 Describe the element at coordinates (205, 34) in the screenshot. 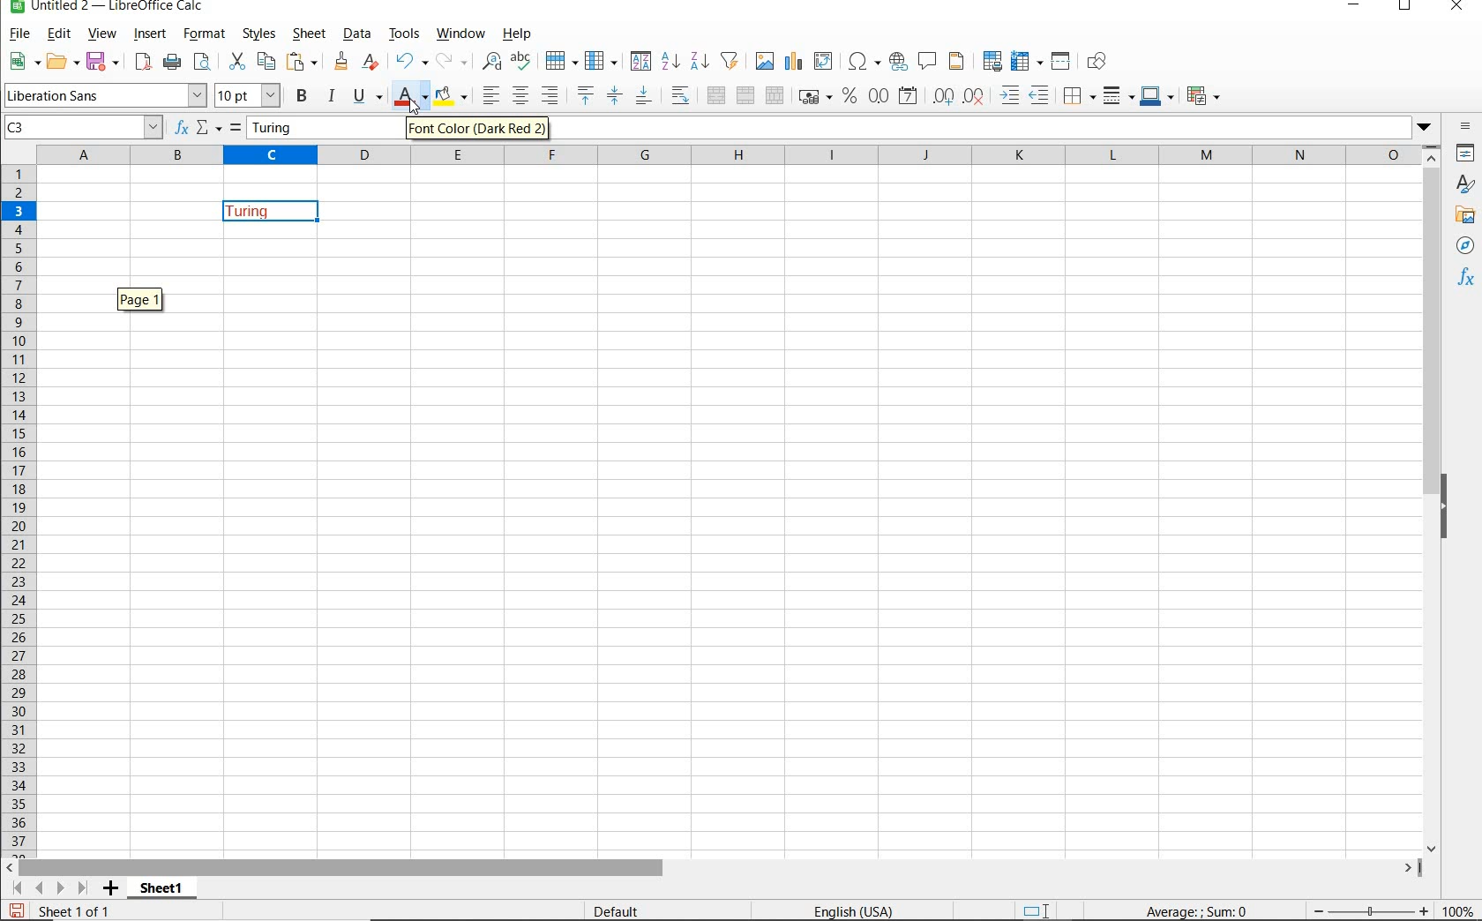

I see `FORMAT` at that location.